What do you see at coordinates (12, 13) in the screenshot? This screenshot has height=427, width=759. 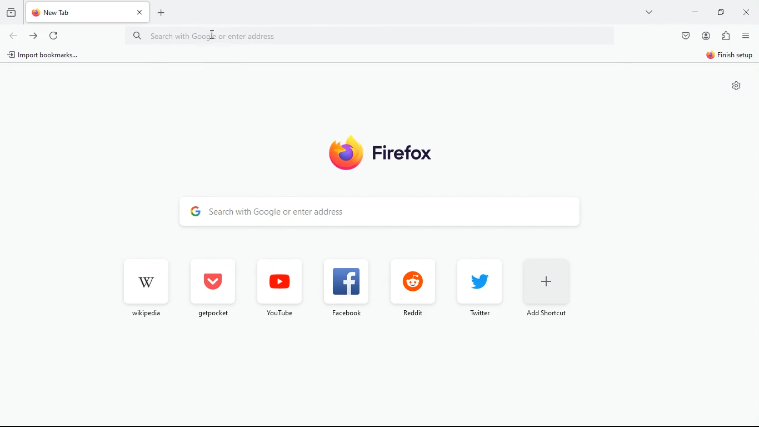 I see `history` at bounding box center [12, 13].